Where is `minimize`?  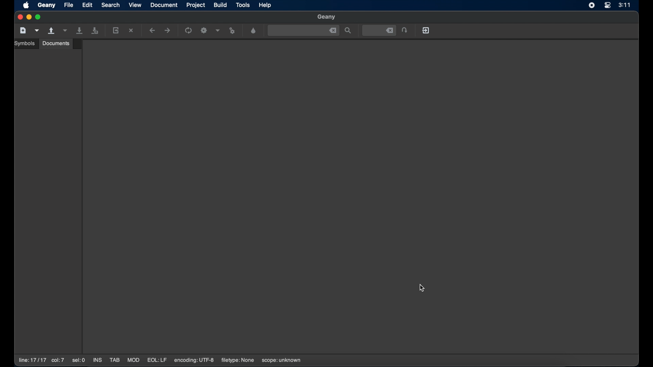
minimize is located at coordinates (29, 17).